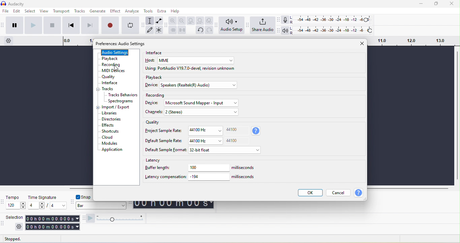  Describe the element at coordinates (151, 85) in the screenshot. I see `device` at that location.